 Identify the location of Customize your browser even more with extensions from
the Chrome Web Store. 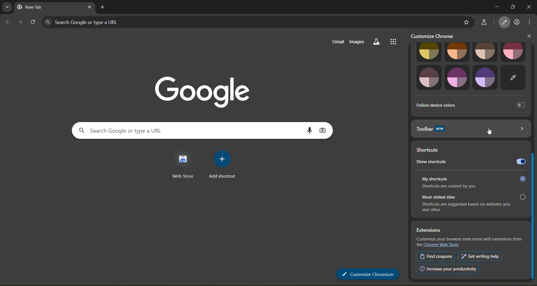
(470, 242).